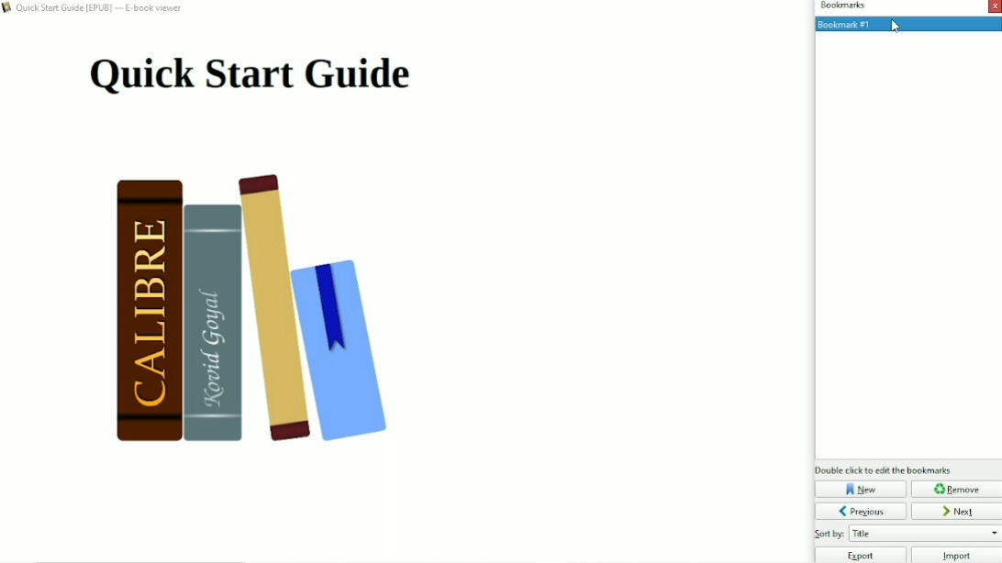 The width and height of the screenshot is (1002, 563). I want to click on Close, so click(994, 7).